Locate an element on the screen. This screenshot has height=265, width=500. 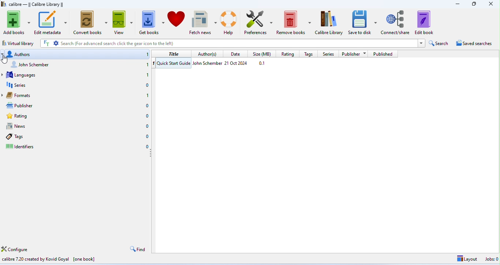
view is located at coordinates (123, 22).